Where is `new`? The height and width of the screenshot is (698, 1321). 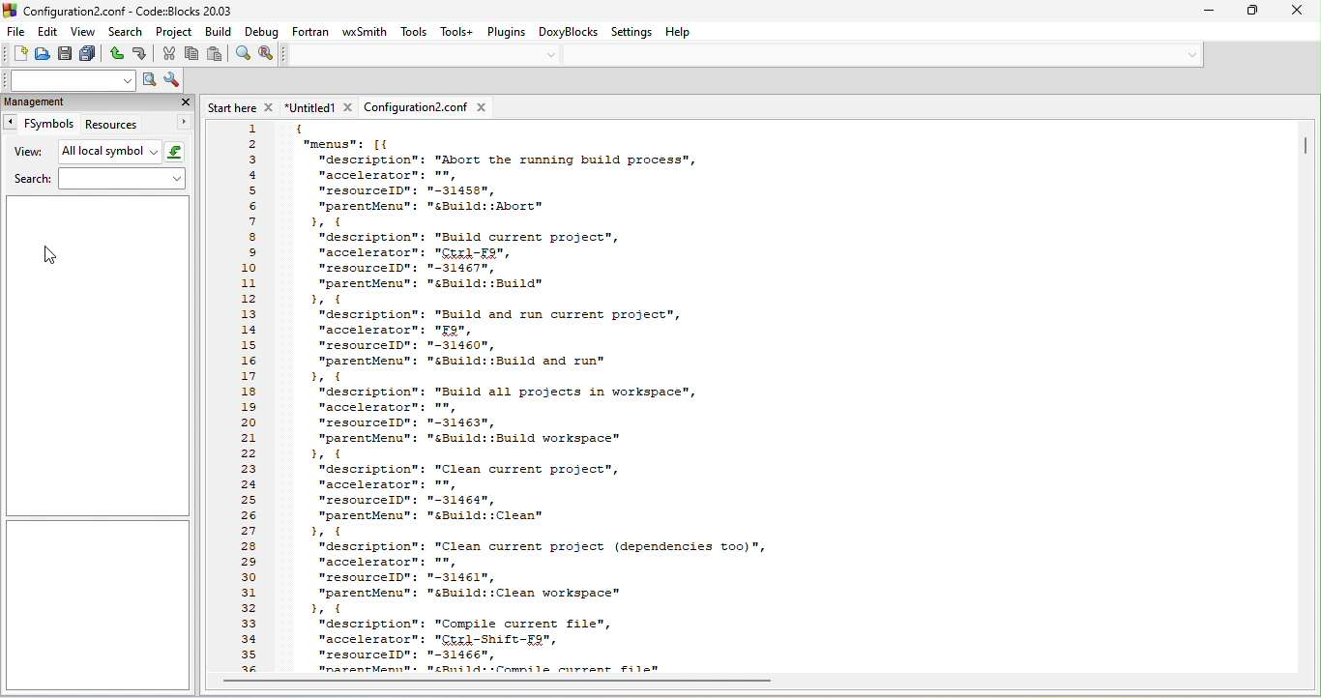 new is located at coordinates (15, 55).